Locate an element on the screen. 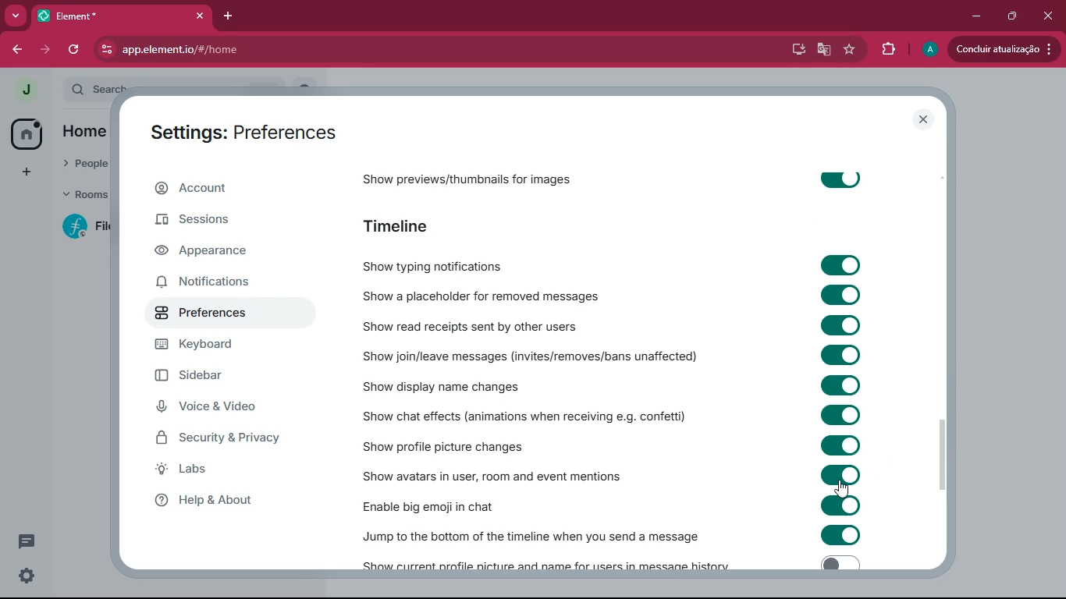  voice is located at coordinates (229, 410).